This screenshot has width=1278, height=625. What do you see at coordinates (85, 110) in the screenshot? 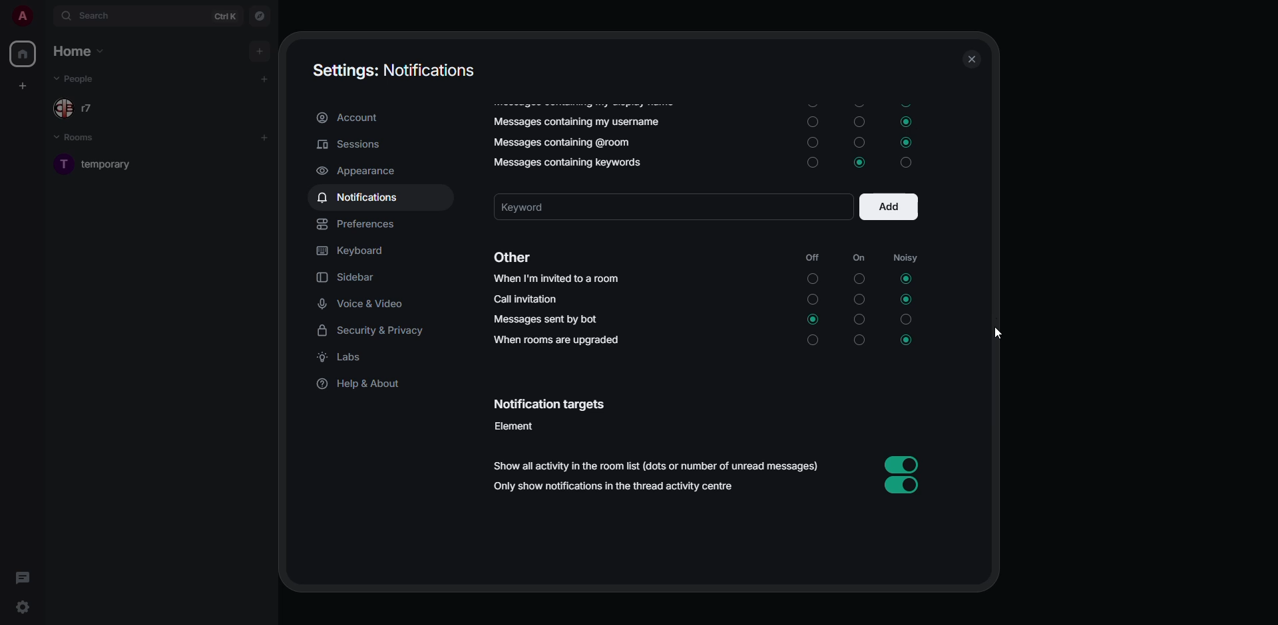
I see `people` at bounding box center [85, 110].